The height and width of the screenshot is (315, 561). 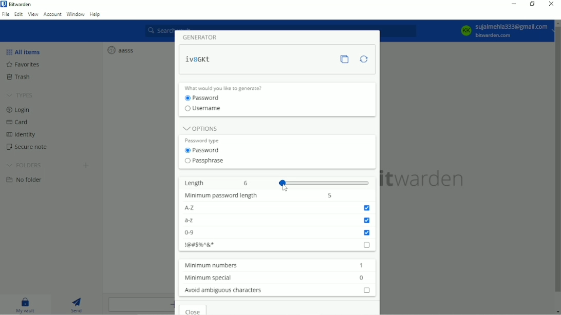 I want to click on Avoid ambiguous characters, so click(x=276, y=290).